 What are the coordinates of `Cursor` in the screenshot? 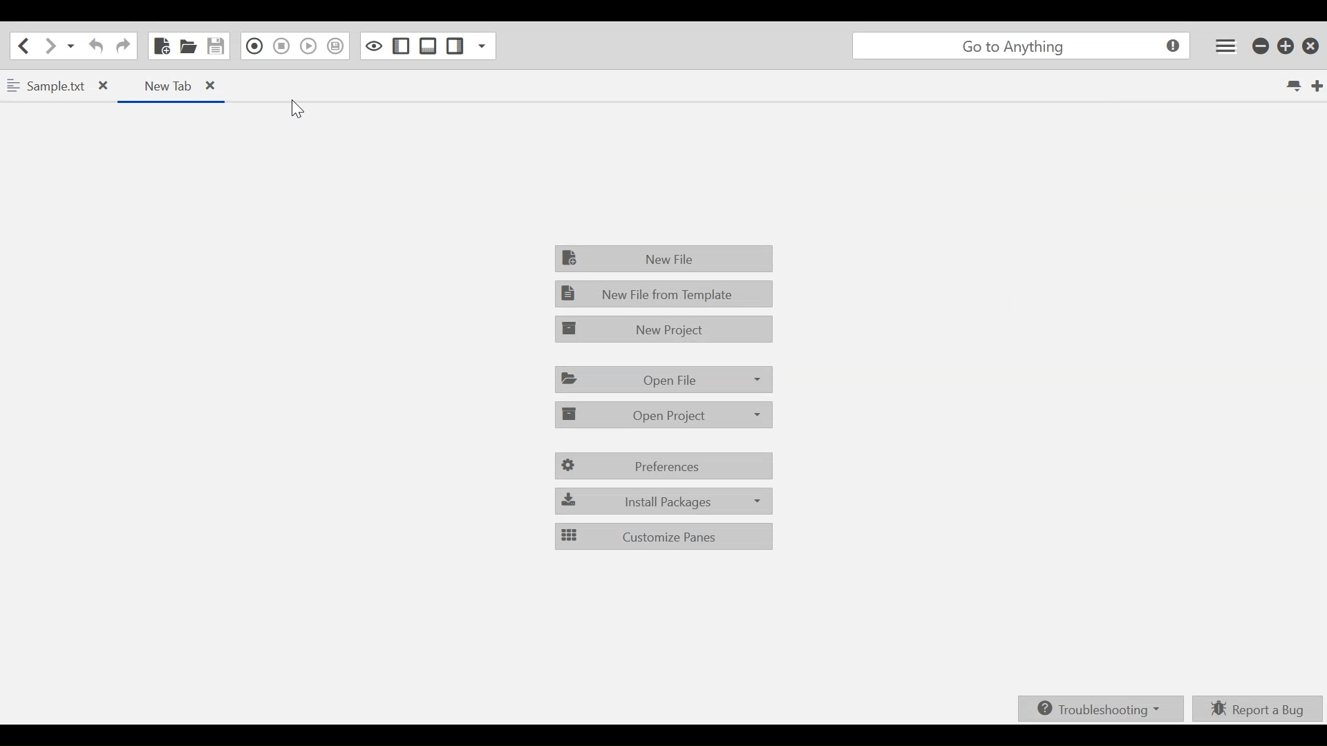 It's located at (296, 109).